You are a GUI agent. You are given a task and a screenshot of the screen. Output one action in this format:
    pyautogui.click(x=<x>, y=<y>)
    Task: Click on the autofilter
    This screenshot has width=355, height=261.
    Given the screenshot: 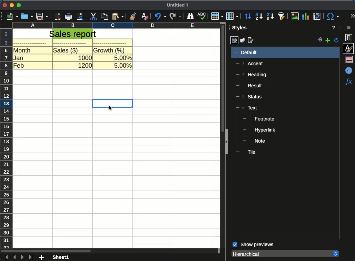 What is the action you would take?
    pyautogui.click(x=282, y=16)
    